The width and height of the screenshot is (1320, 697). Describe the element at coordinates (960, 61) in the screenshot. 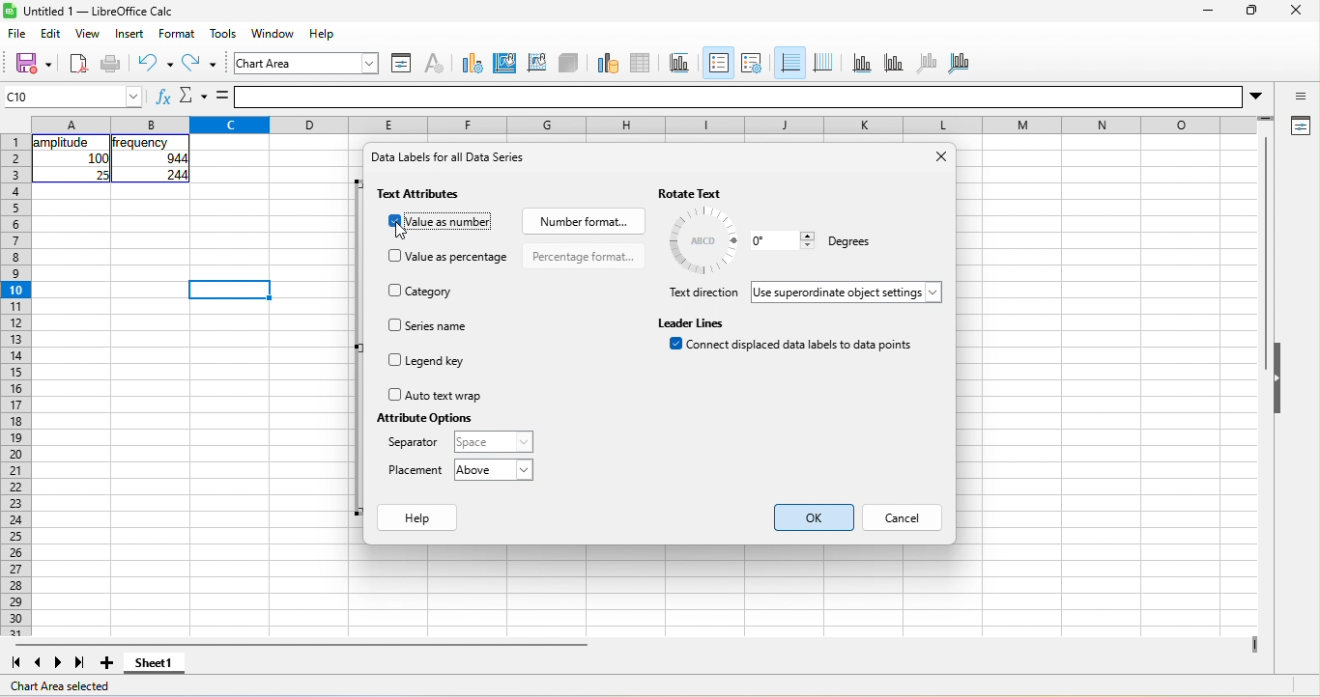

I see `all axes` at that location.